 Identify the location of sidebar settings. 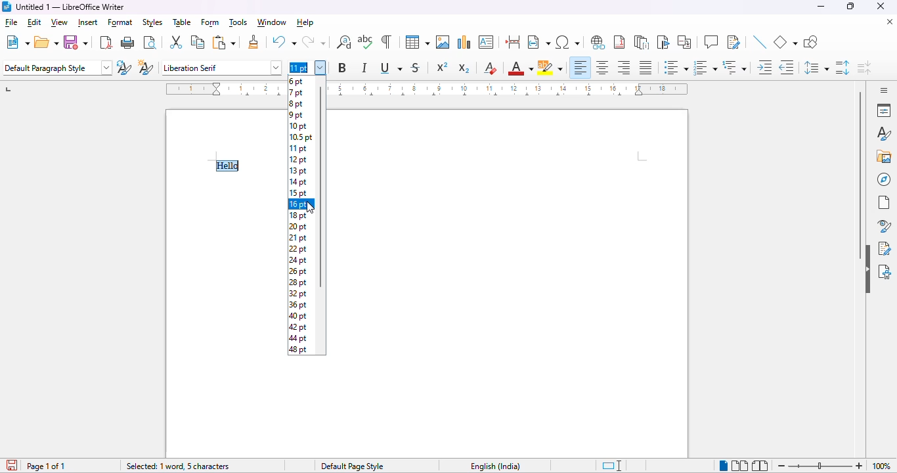
(884, 90).